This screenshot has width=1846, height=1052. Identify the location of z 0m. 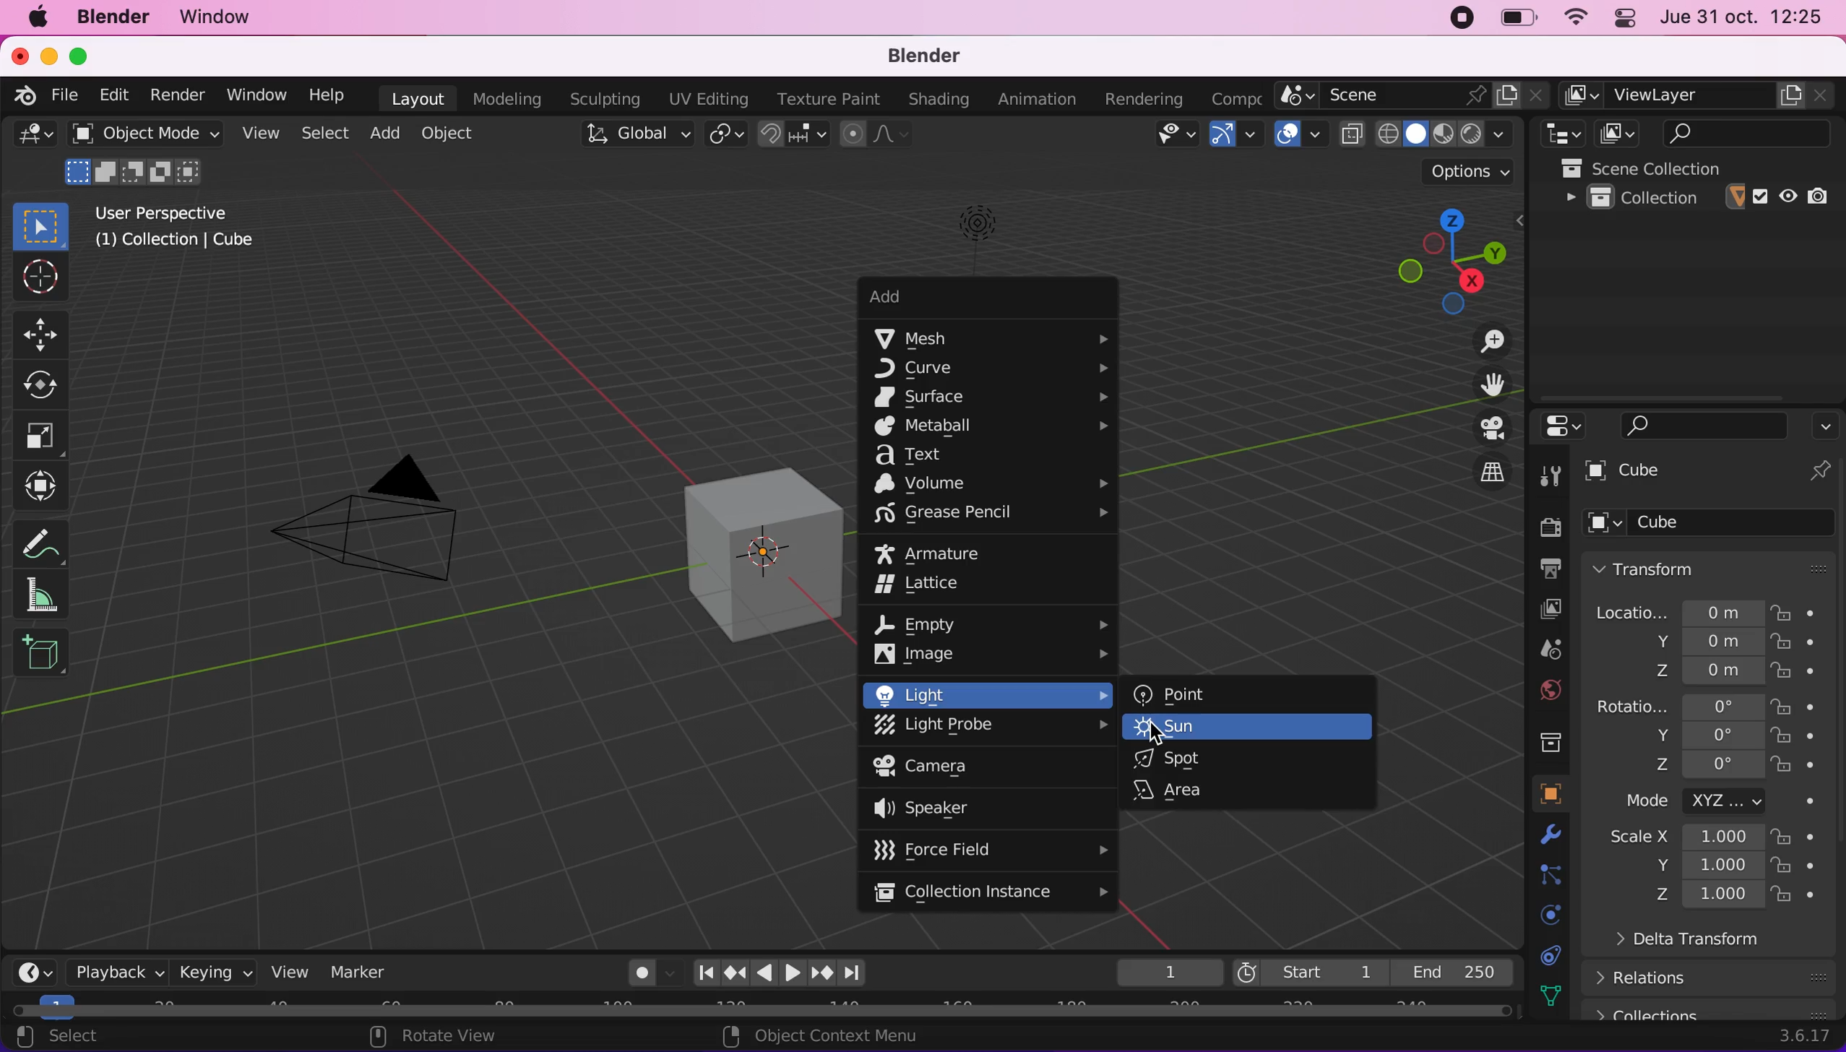
(1702, 672).